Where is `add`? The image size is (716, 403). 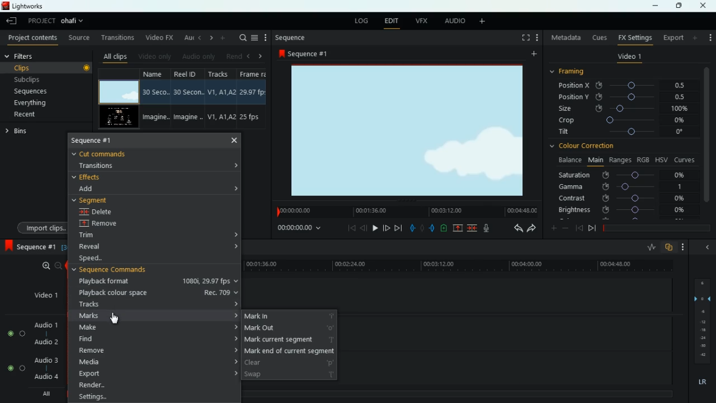 add is located at coordinates (481, 22).